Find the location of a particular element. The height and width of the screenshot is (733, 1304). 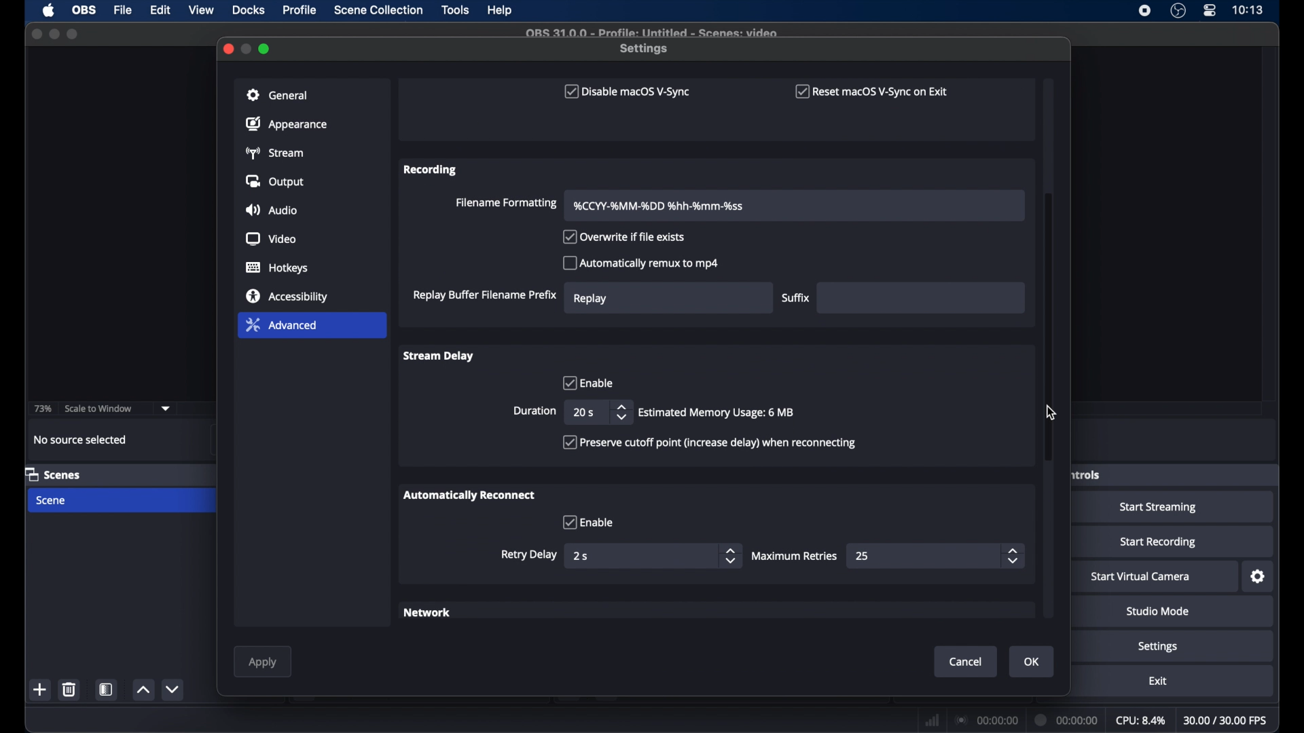

fps is located at coordinates (1226, 721).